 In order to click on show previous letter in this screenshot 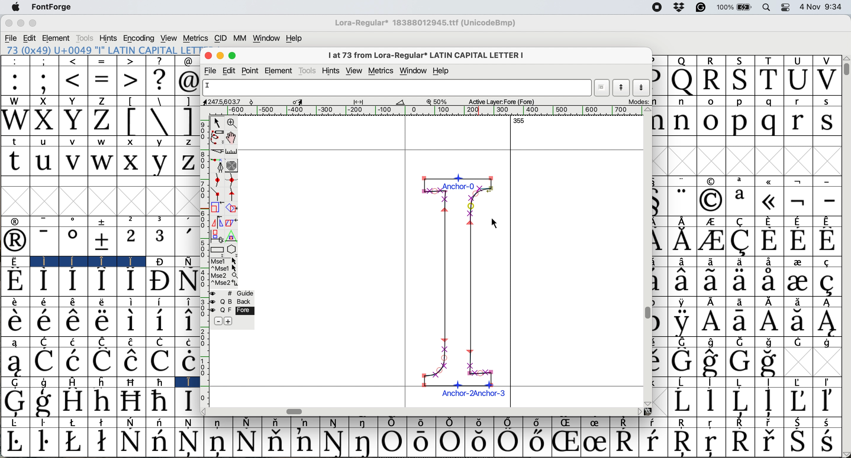, I will do `click(622, 88)`.